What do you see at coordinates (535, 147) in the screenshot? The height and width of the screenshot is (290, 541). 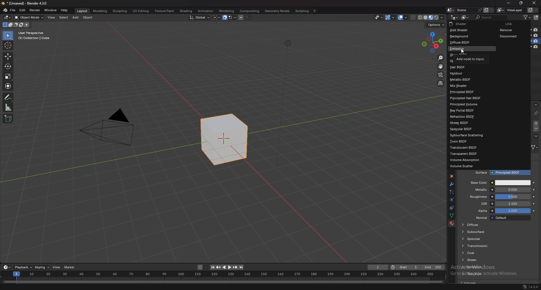 I see `link` at bounding box center [535, 147].